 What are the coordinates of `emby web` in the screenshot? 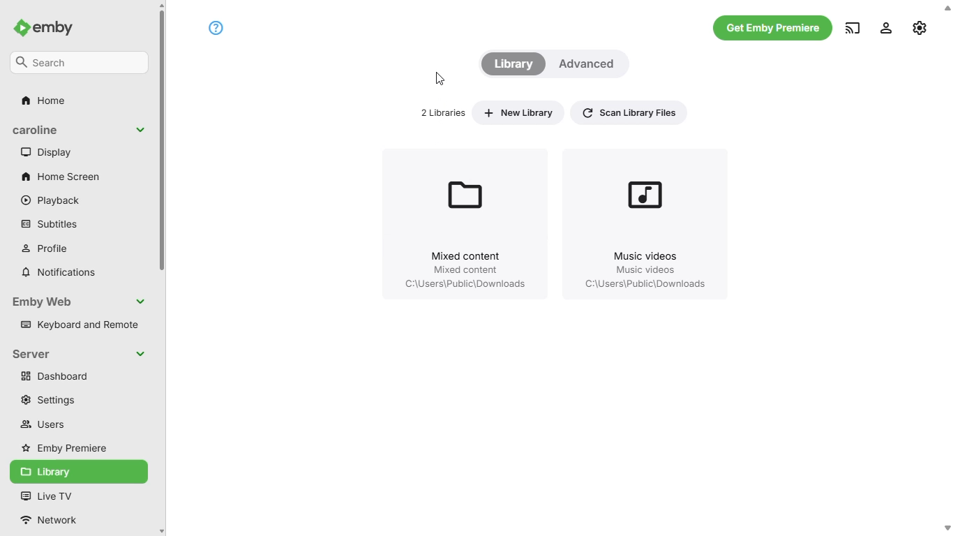 It's located at (80, 301).